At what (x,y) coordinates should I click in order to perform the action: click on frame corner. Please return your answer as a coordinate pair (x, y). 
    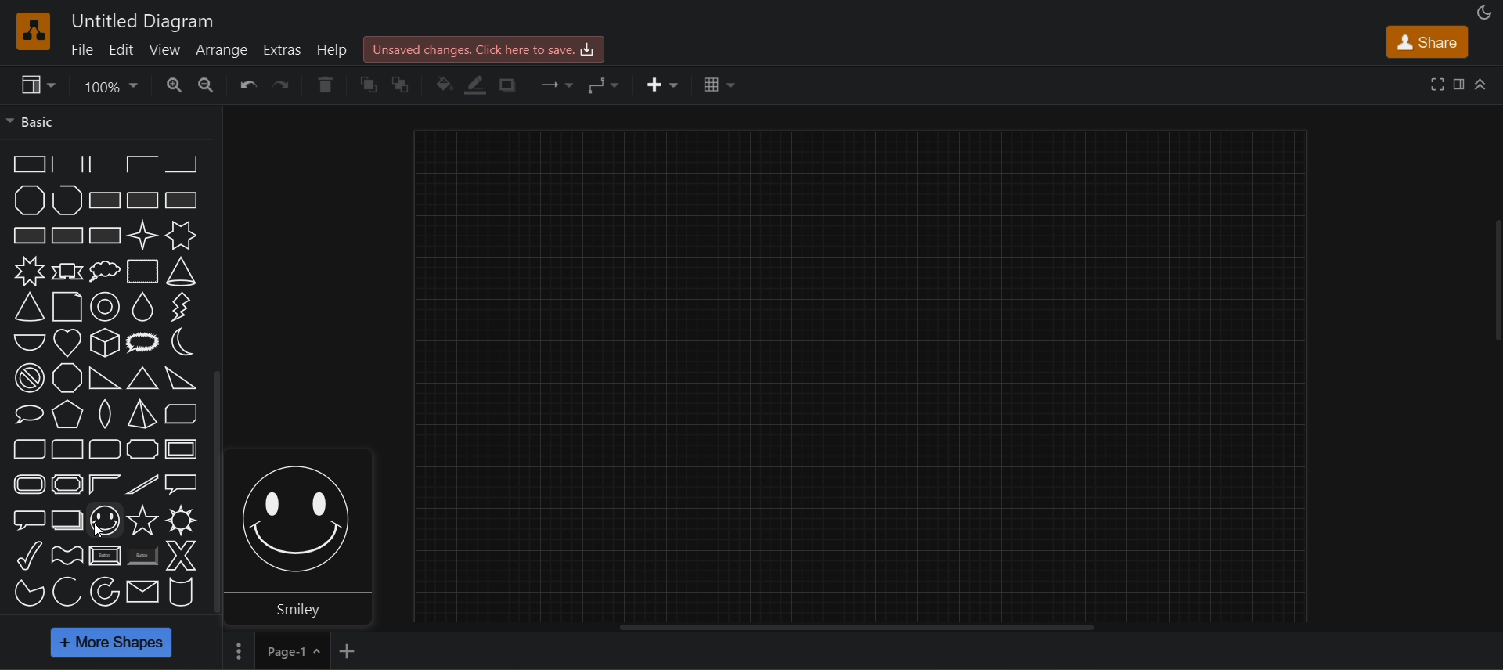
    Looking at the image, I should click on (103, 484).